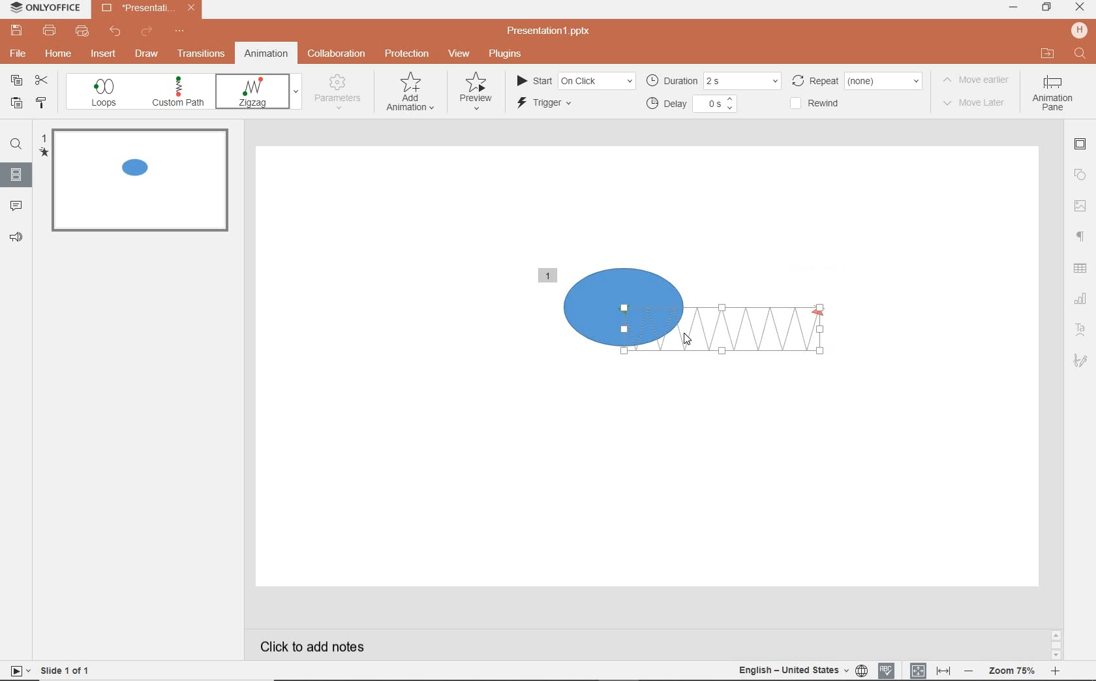 This screenshot has height=681, width=1096. I want to click on animation, so click(266, 53).